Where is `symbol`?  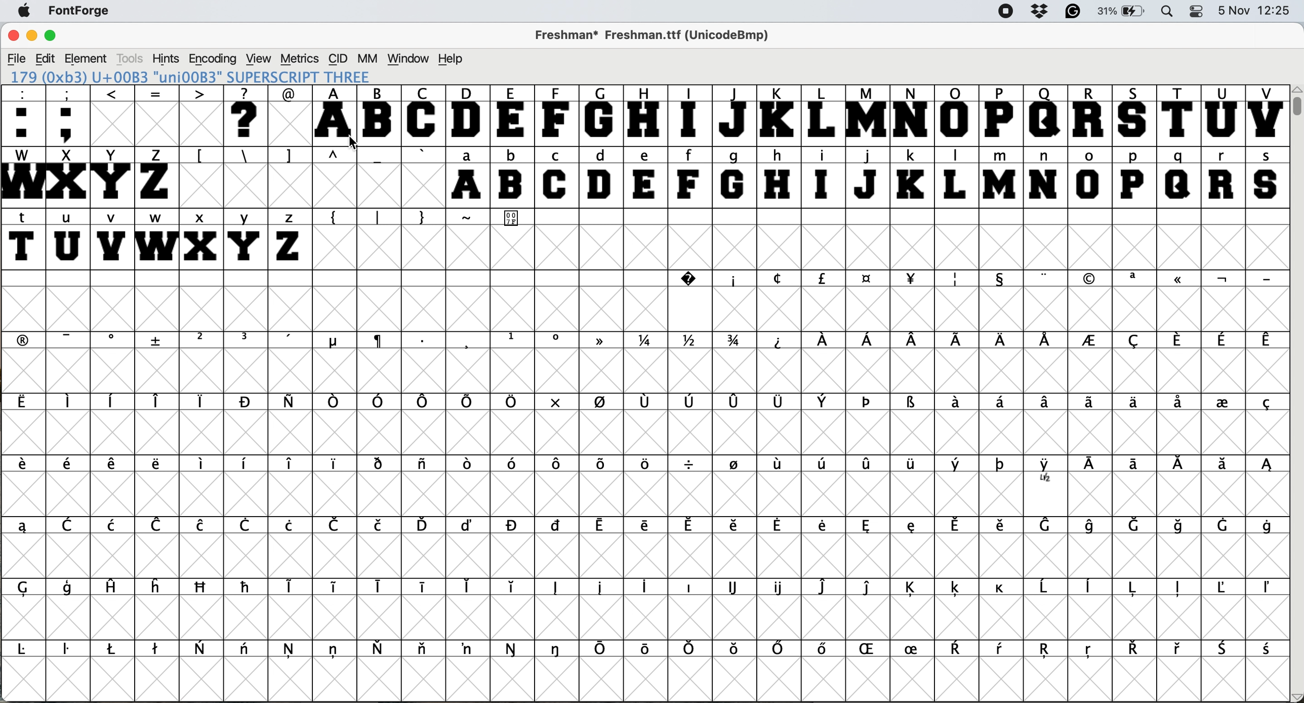
symbol is located at coordinates (780, 403).